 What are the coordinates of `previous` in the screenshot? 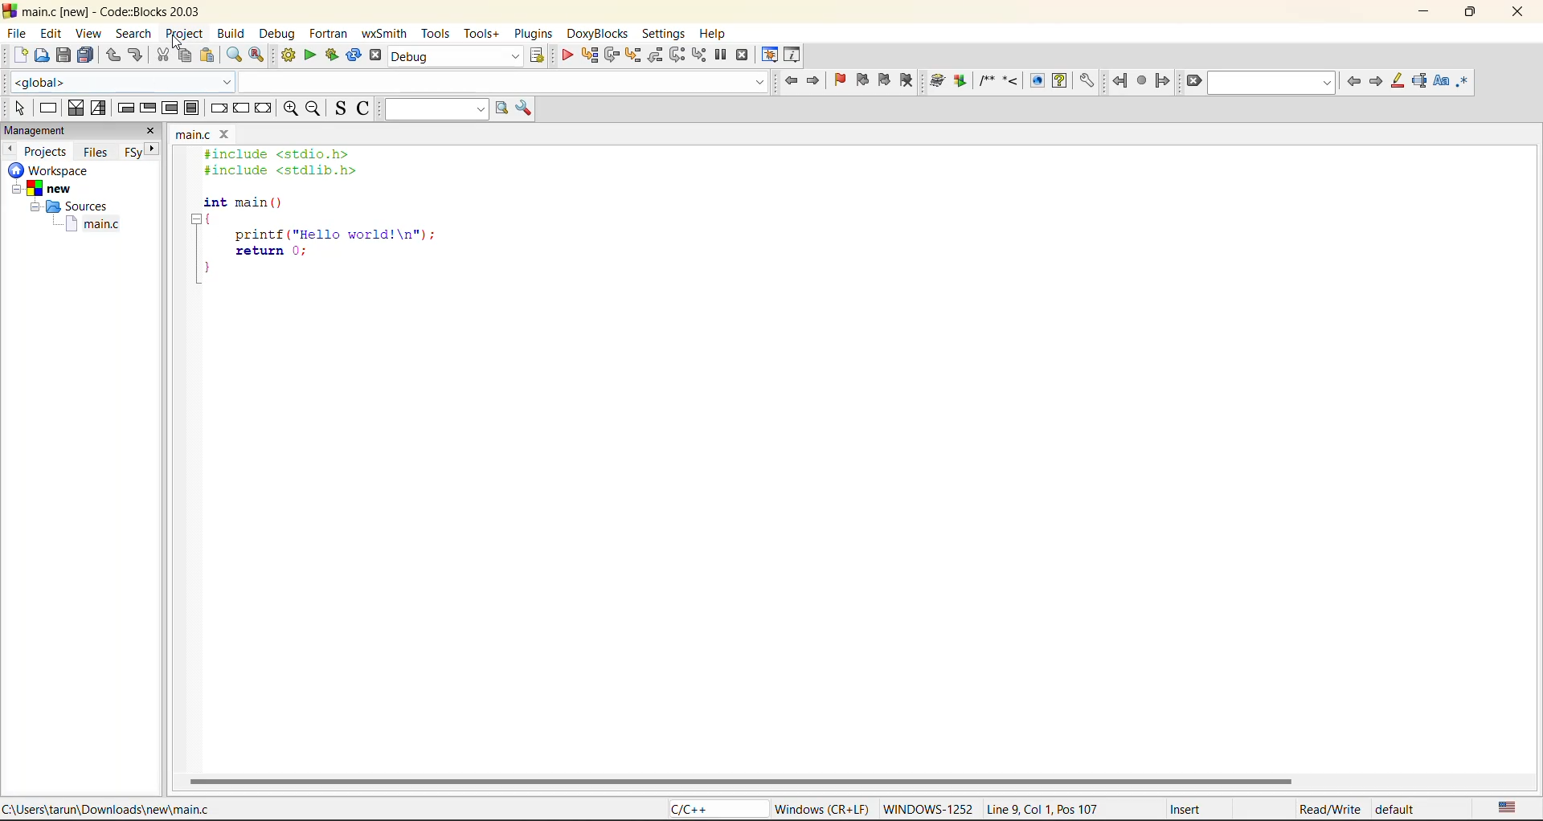 It's located at (10, 149).